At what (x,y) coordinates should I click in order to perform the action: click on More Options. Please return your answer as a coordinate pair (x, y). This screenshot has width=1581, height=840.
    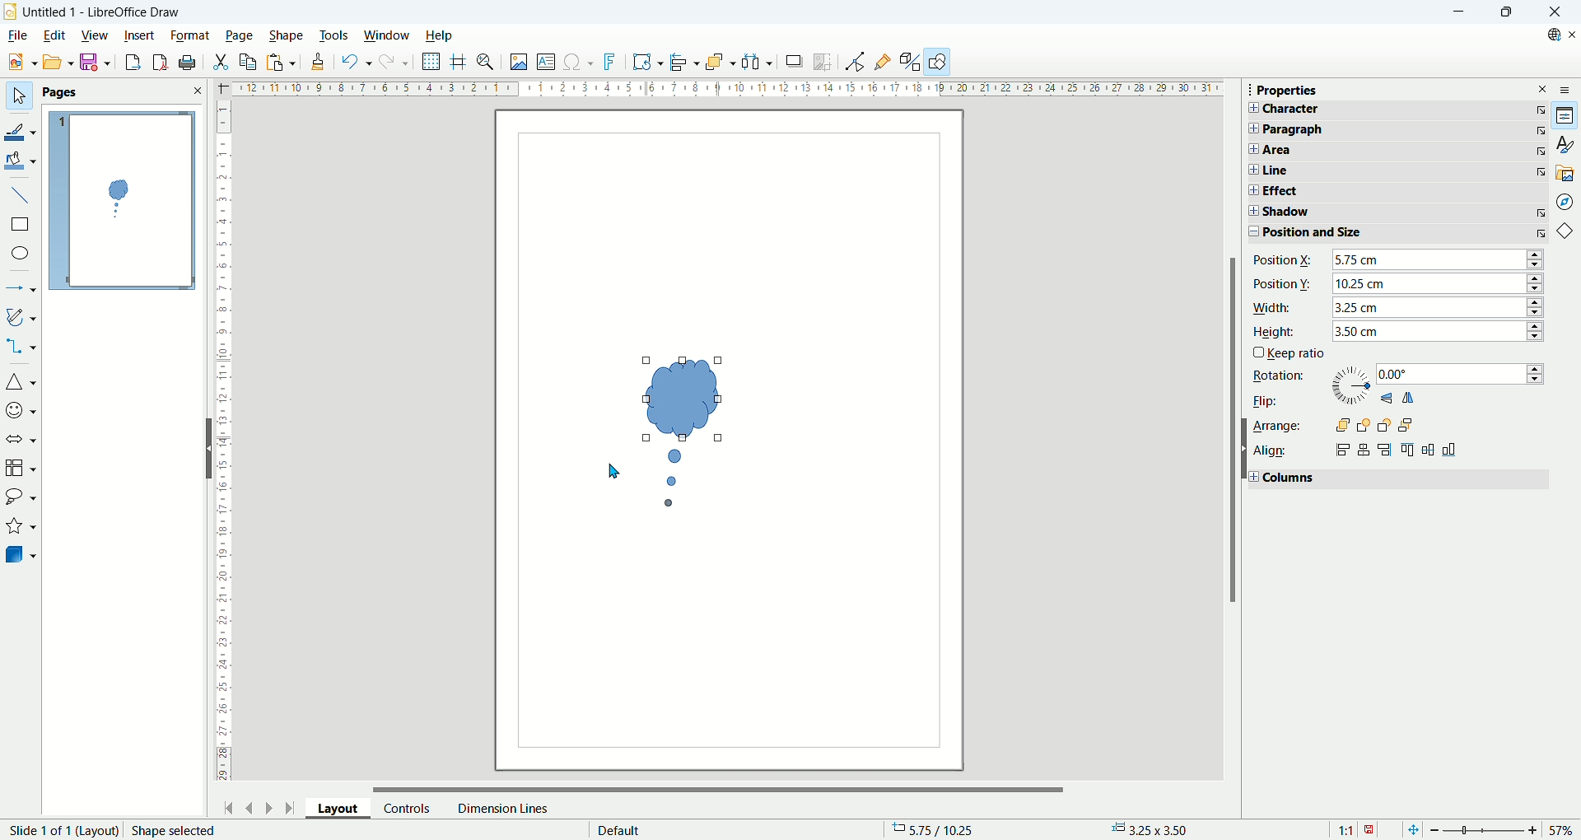
    Looking at the image, I should click on (1541, 213).